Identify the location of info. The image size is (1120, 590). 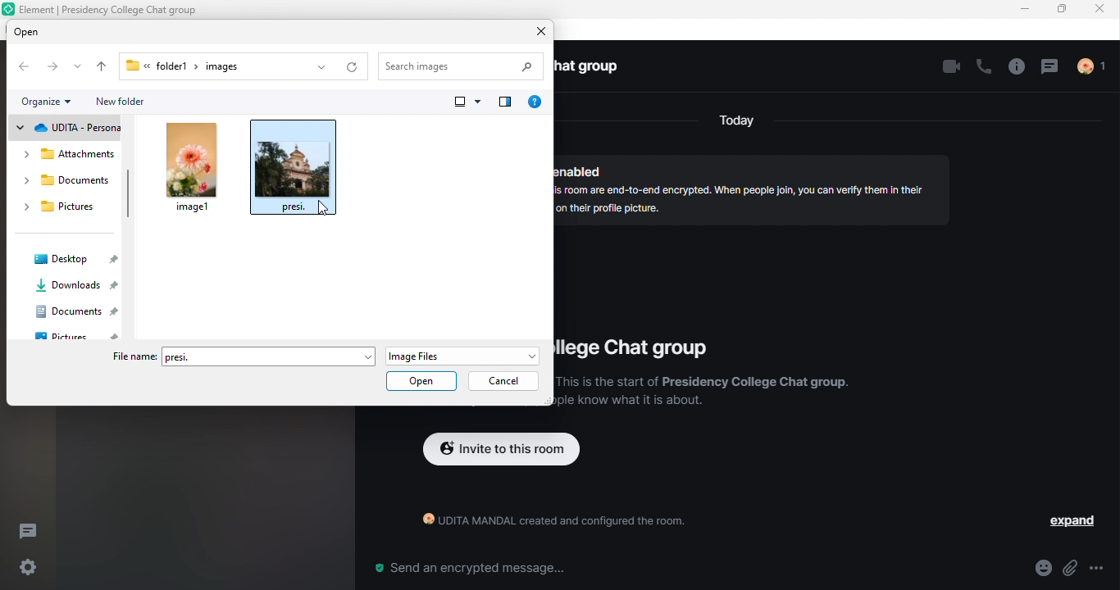
(1015, 67).